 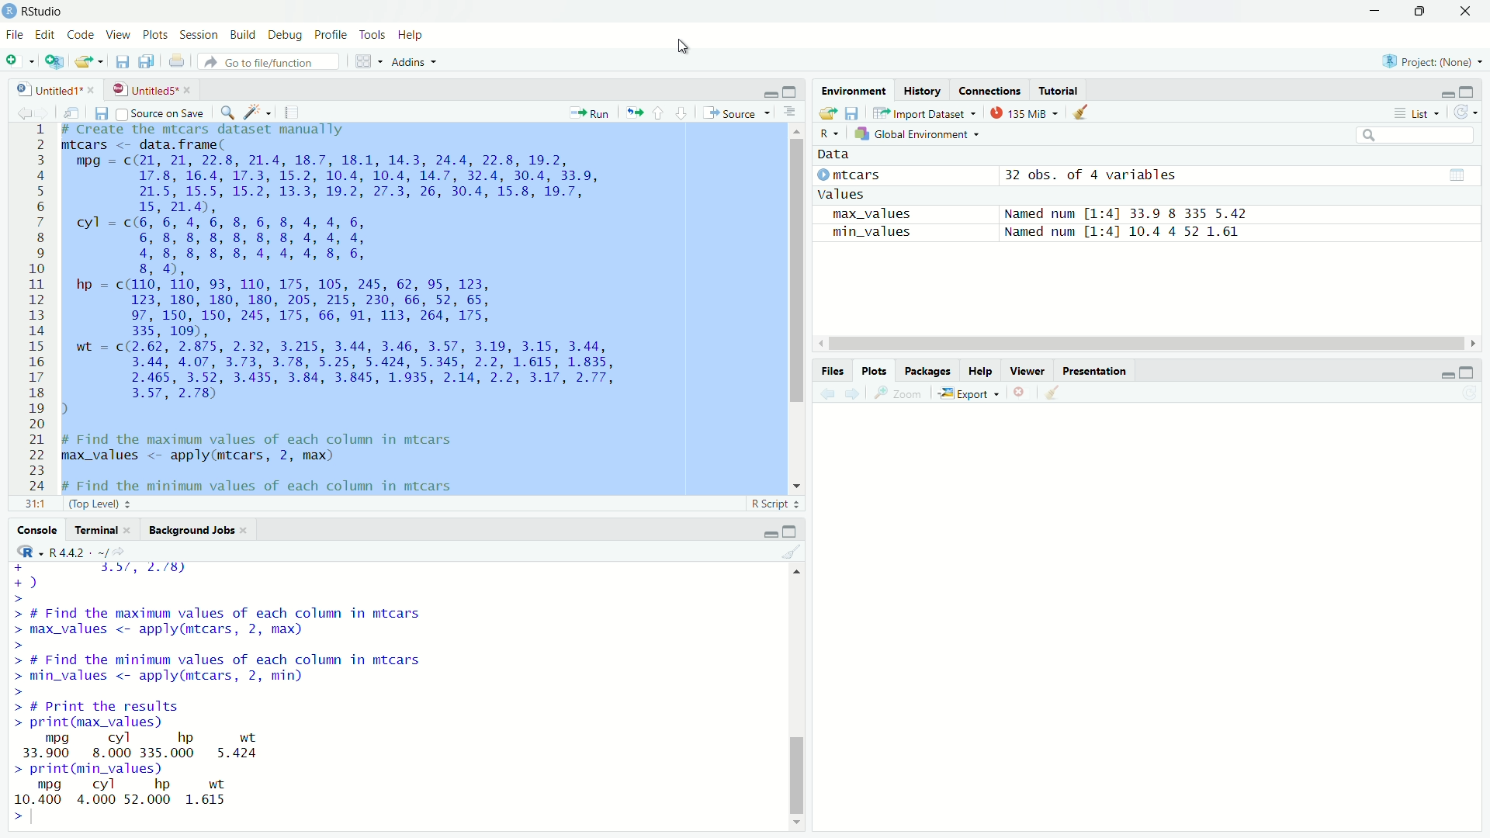 I want to click on maximise, so click(x=792, y=91).